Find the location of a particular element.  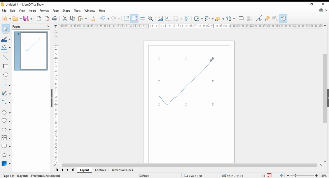

icon and file name is located at coordinates (23, 4).